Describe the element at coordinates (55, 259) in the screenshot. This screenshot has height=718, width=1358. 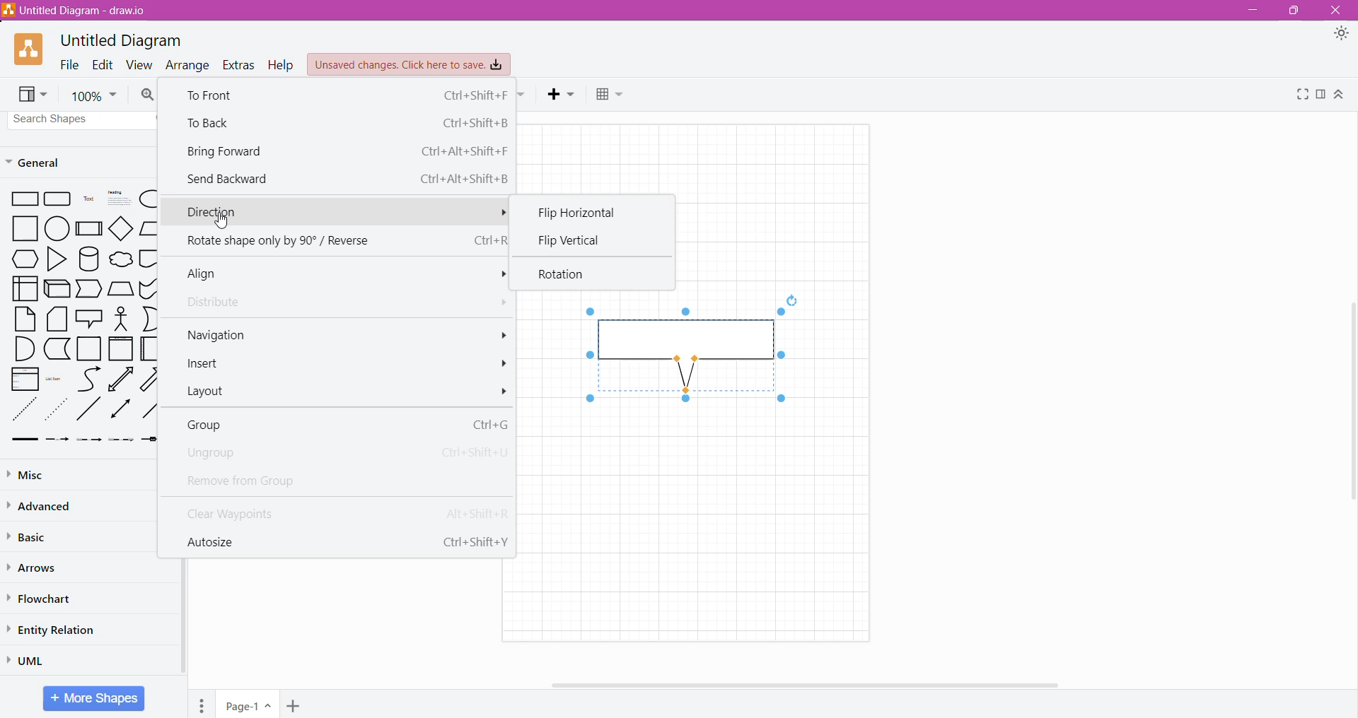
I see `triangle` at that location.